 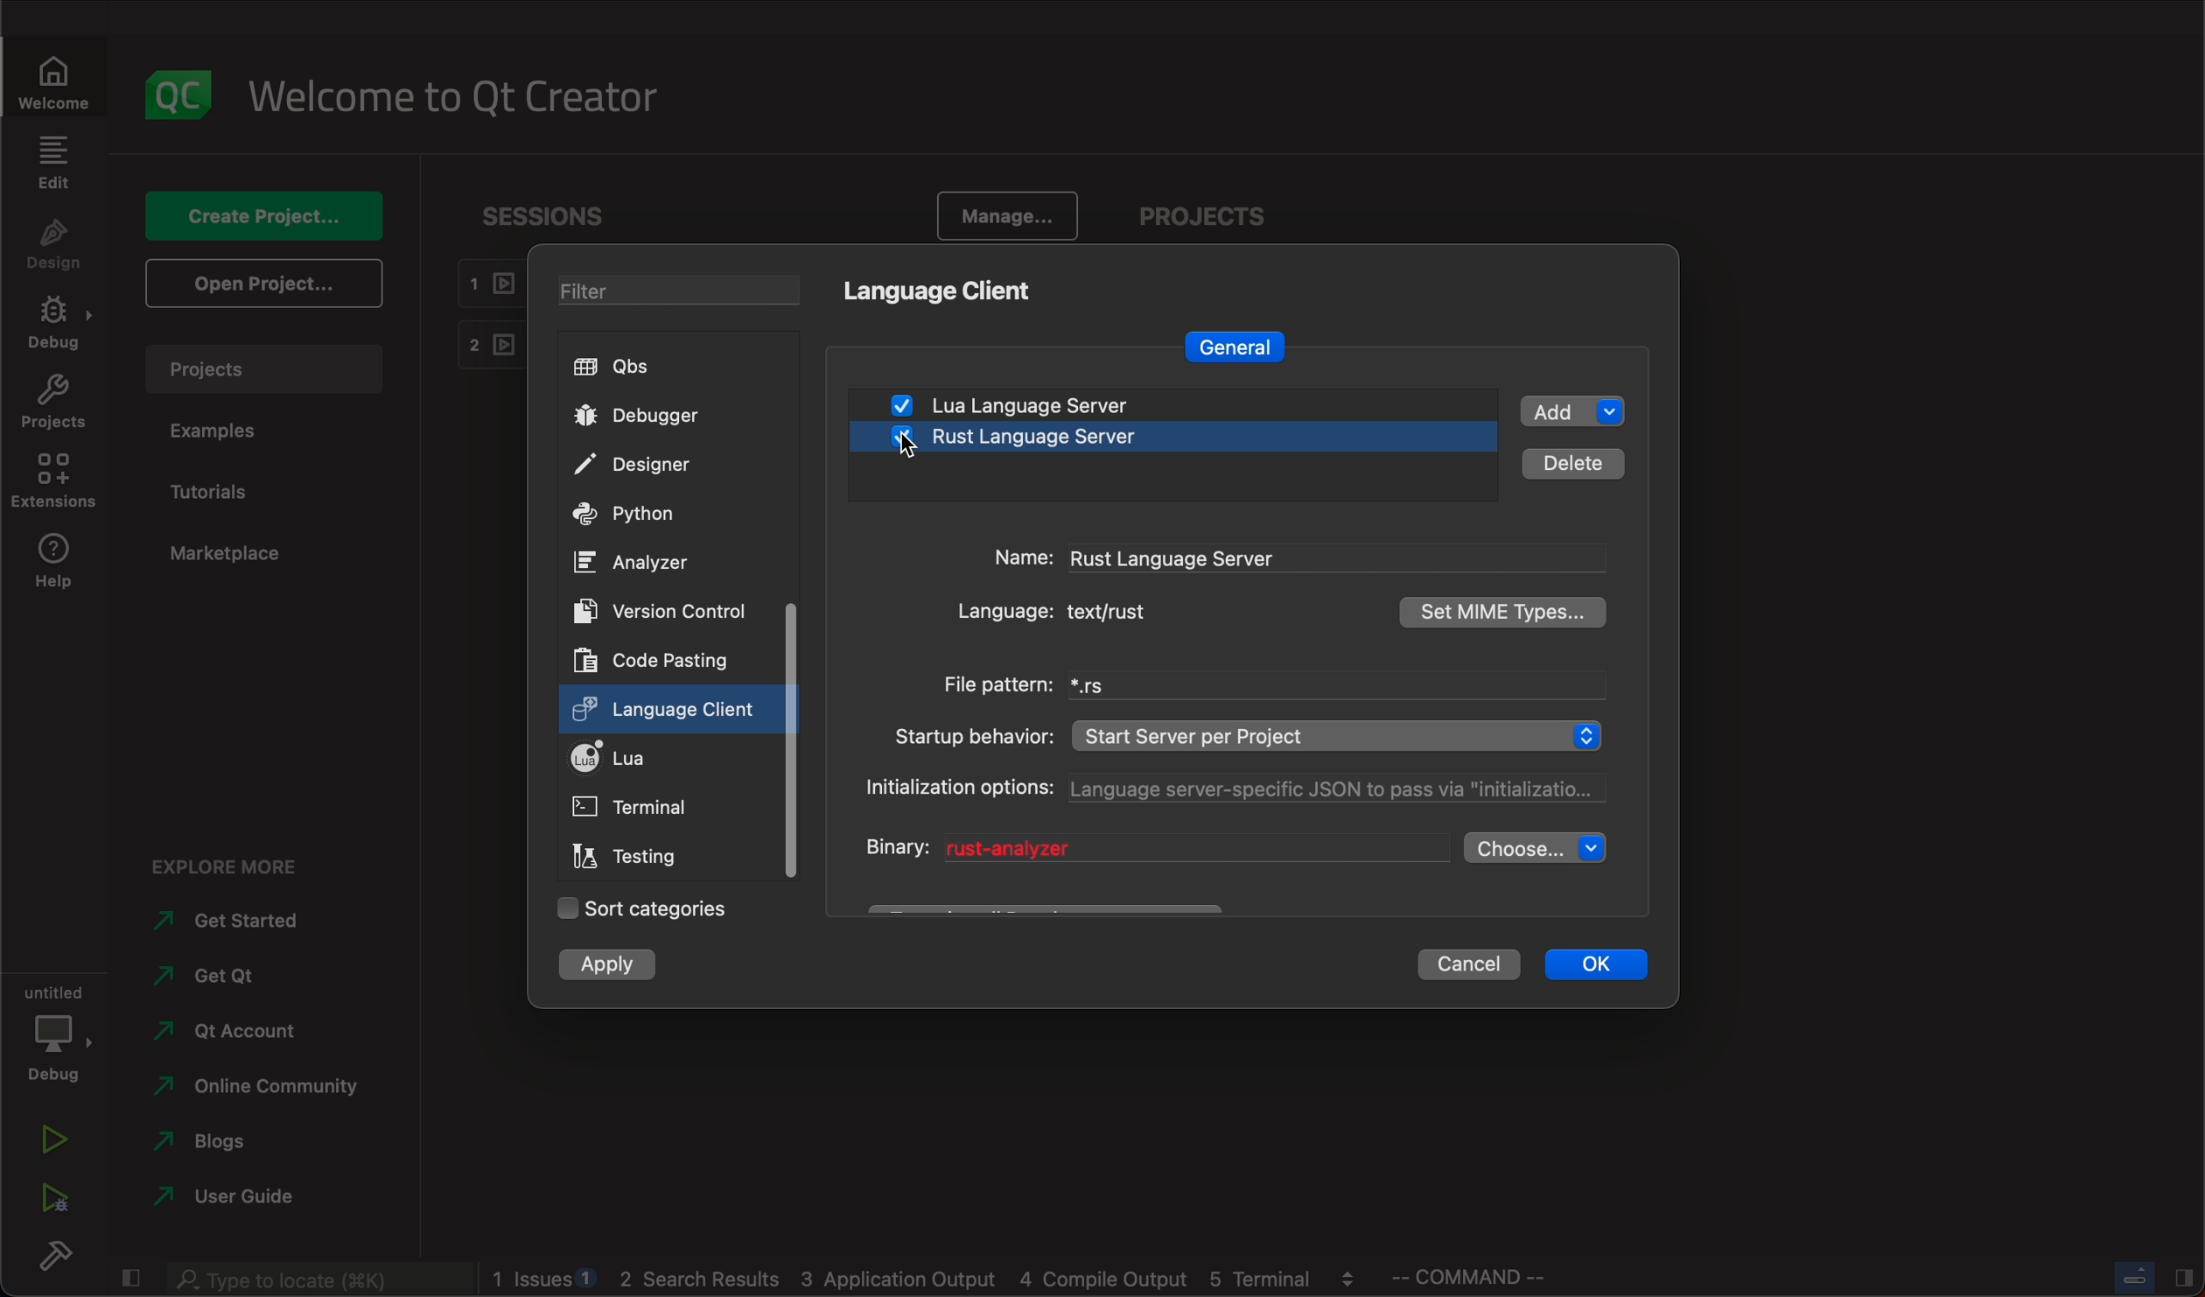 What do you see at coordinates (544, 222) in the screenshot?
I see `sessions` at bounding box center [544, 222].